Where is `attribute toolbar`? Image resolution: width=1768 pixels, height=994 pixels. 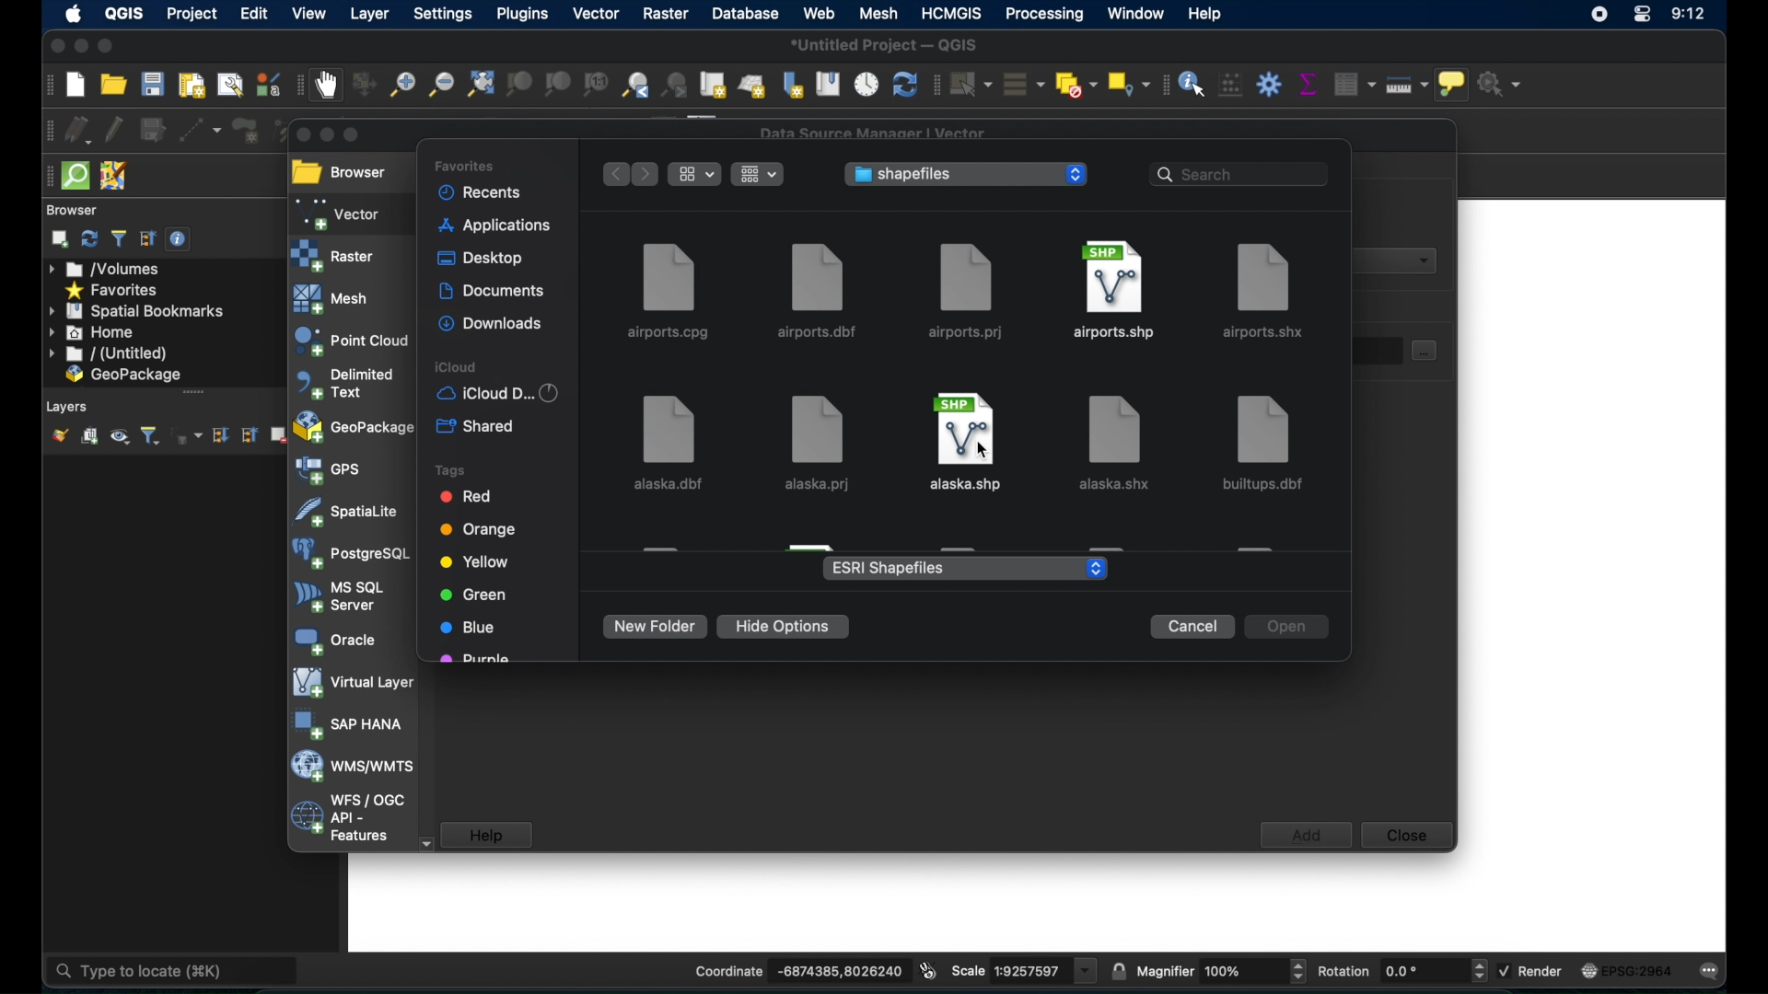
attribute toolbar is located at coordinates (1163, 86).